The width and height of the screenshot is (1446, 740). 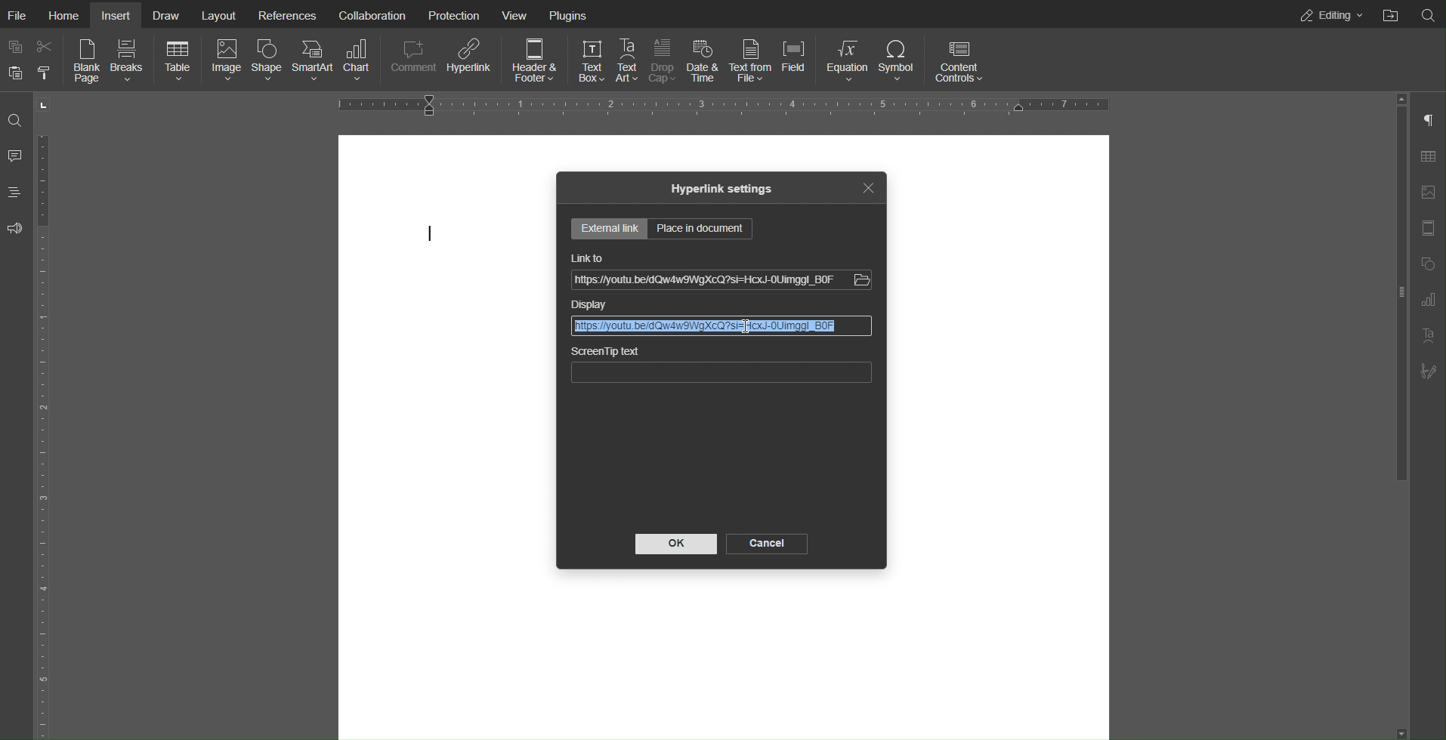 I want to click on Field, so click(x=799, y=61).